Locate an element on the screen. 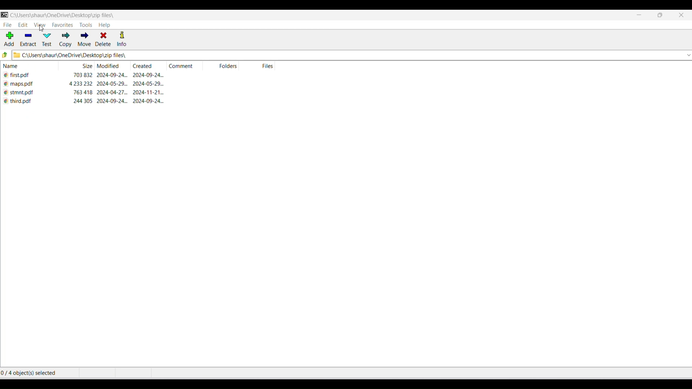  comments is located at coordinates (181, 67).